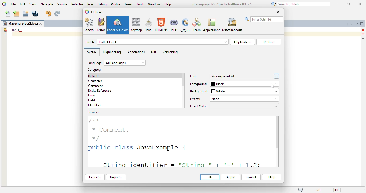  I want to click on character, so click(95, 81).